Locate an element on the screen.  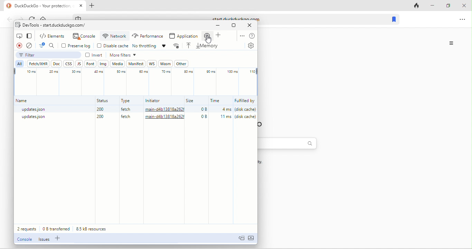
fetch is located at coordinates (129, 109).